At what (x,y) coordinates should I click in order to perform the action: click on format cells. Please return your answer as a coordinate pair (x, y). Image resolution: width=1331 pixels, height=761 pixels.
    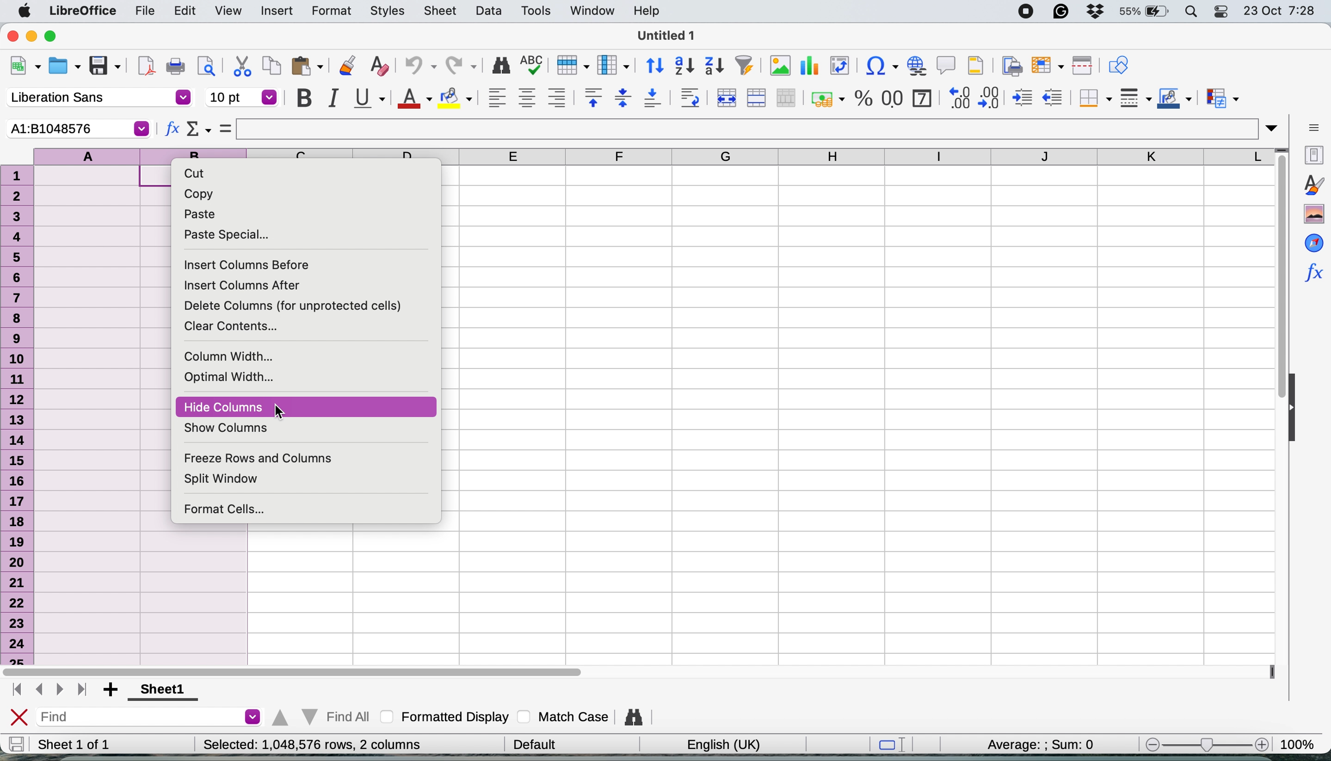
    Looking at the image, I should click on (228, 512).